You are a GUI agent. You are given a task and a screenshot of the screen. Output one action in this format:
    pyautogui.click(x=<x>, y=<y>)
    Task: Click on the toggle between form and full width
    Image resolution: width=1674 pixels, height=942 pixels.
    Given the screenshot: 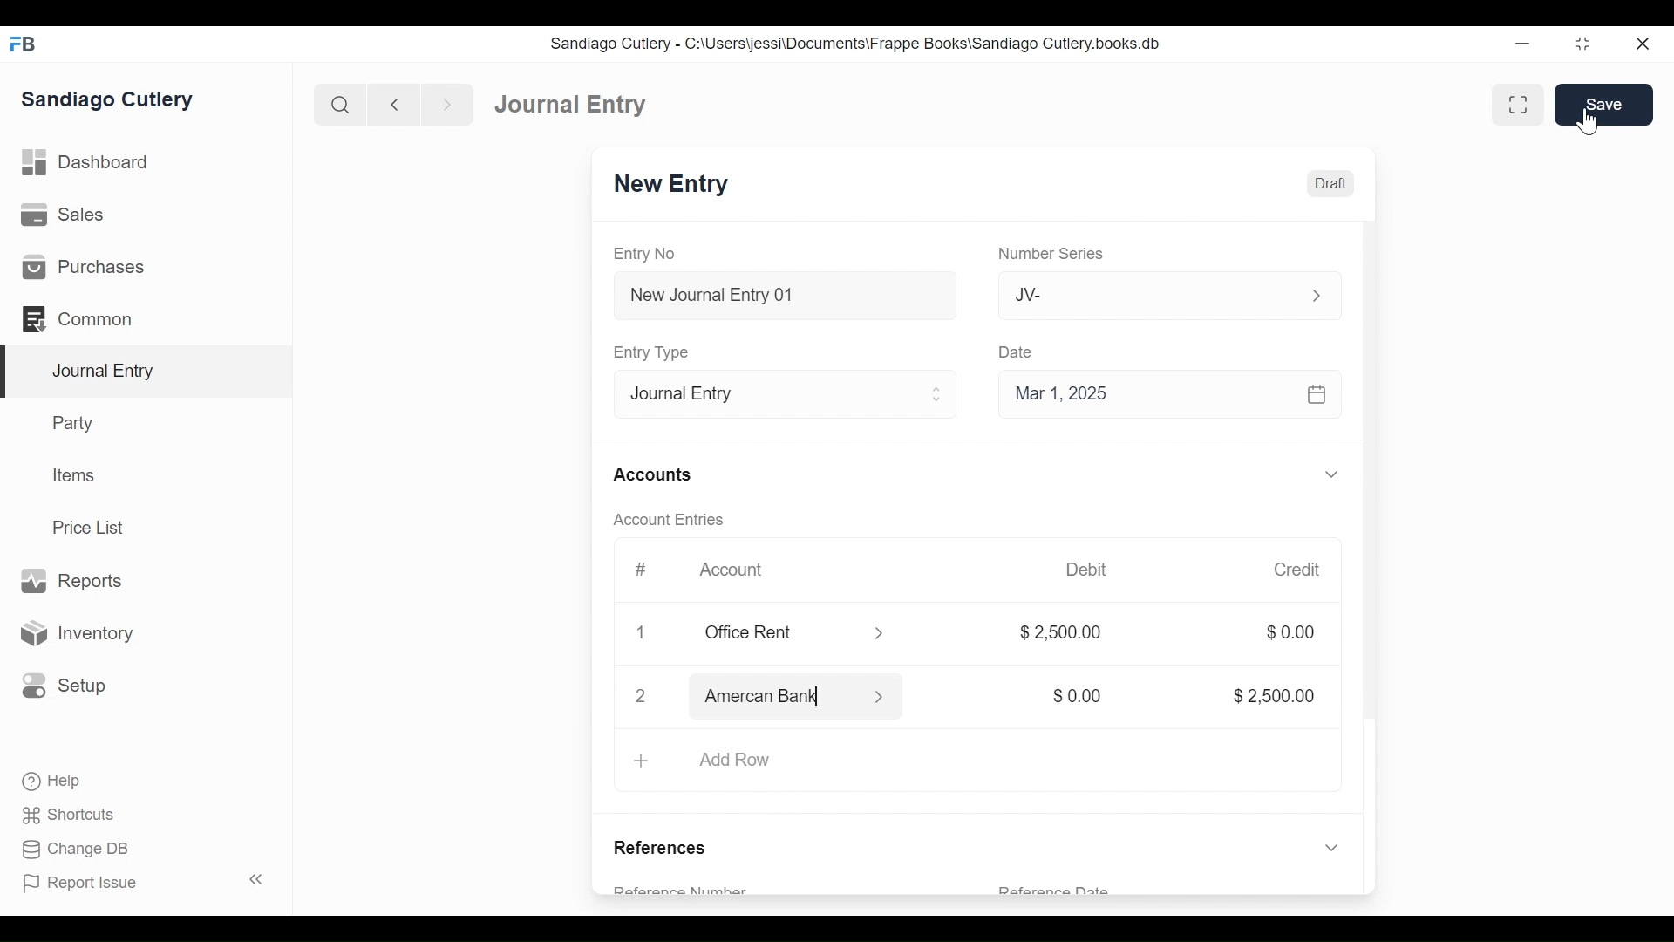 What is the action you would take?
    pyautogui.click(x=1521, y=106)
    